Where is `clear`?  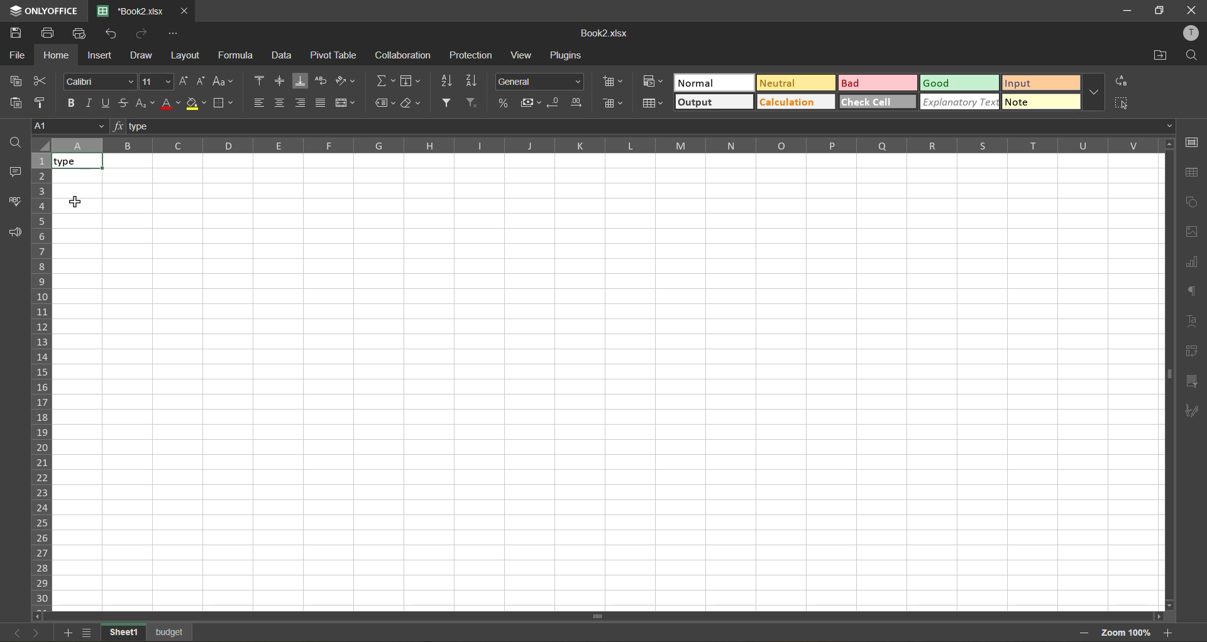
clear is located at coordinates (412, 103).